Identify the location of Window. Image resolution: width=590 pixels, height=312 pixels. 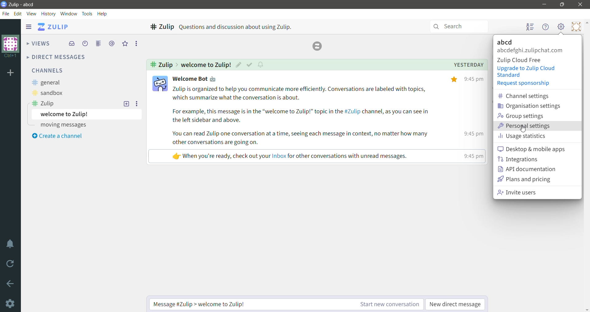
(69, 14).